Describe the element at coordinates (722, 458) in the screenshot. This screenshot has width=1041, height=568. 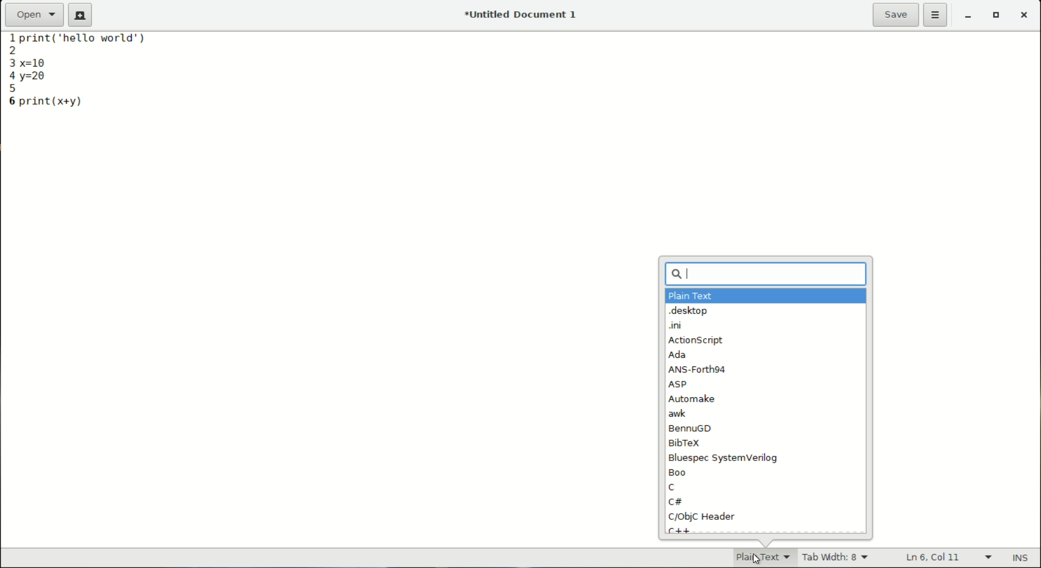
I see `bluespace systemverilog` at that location.